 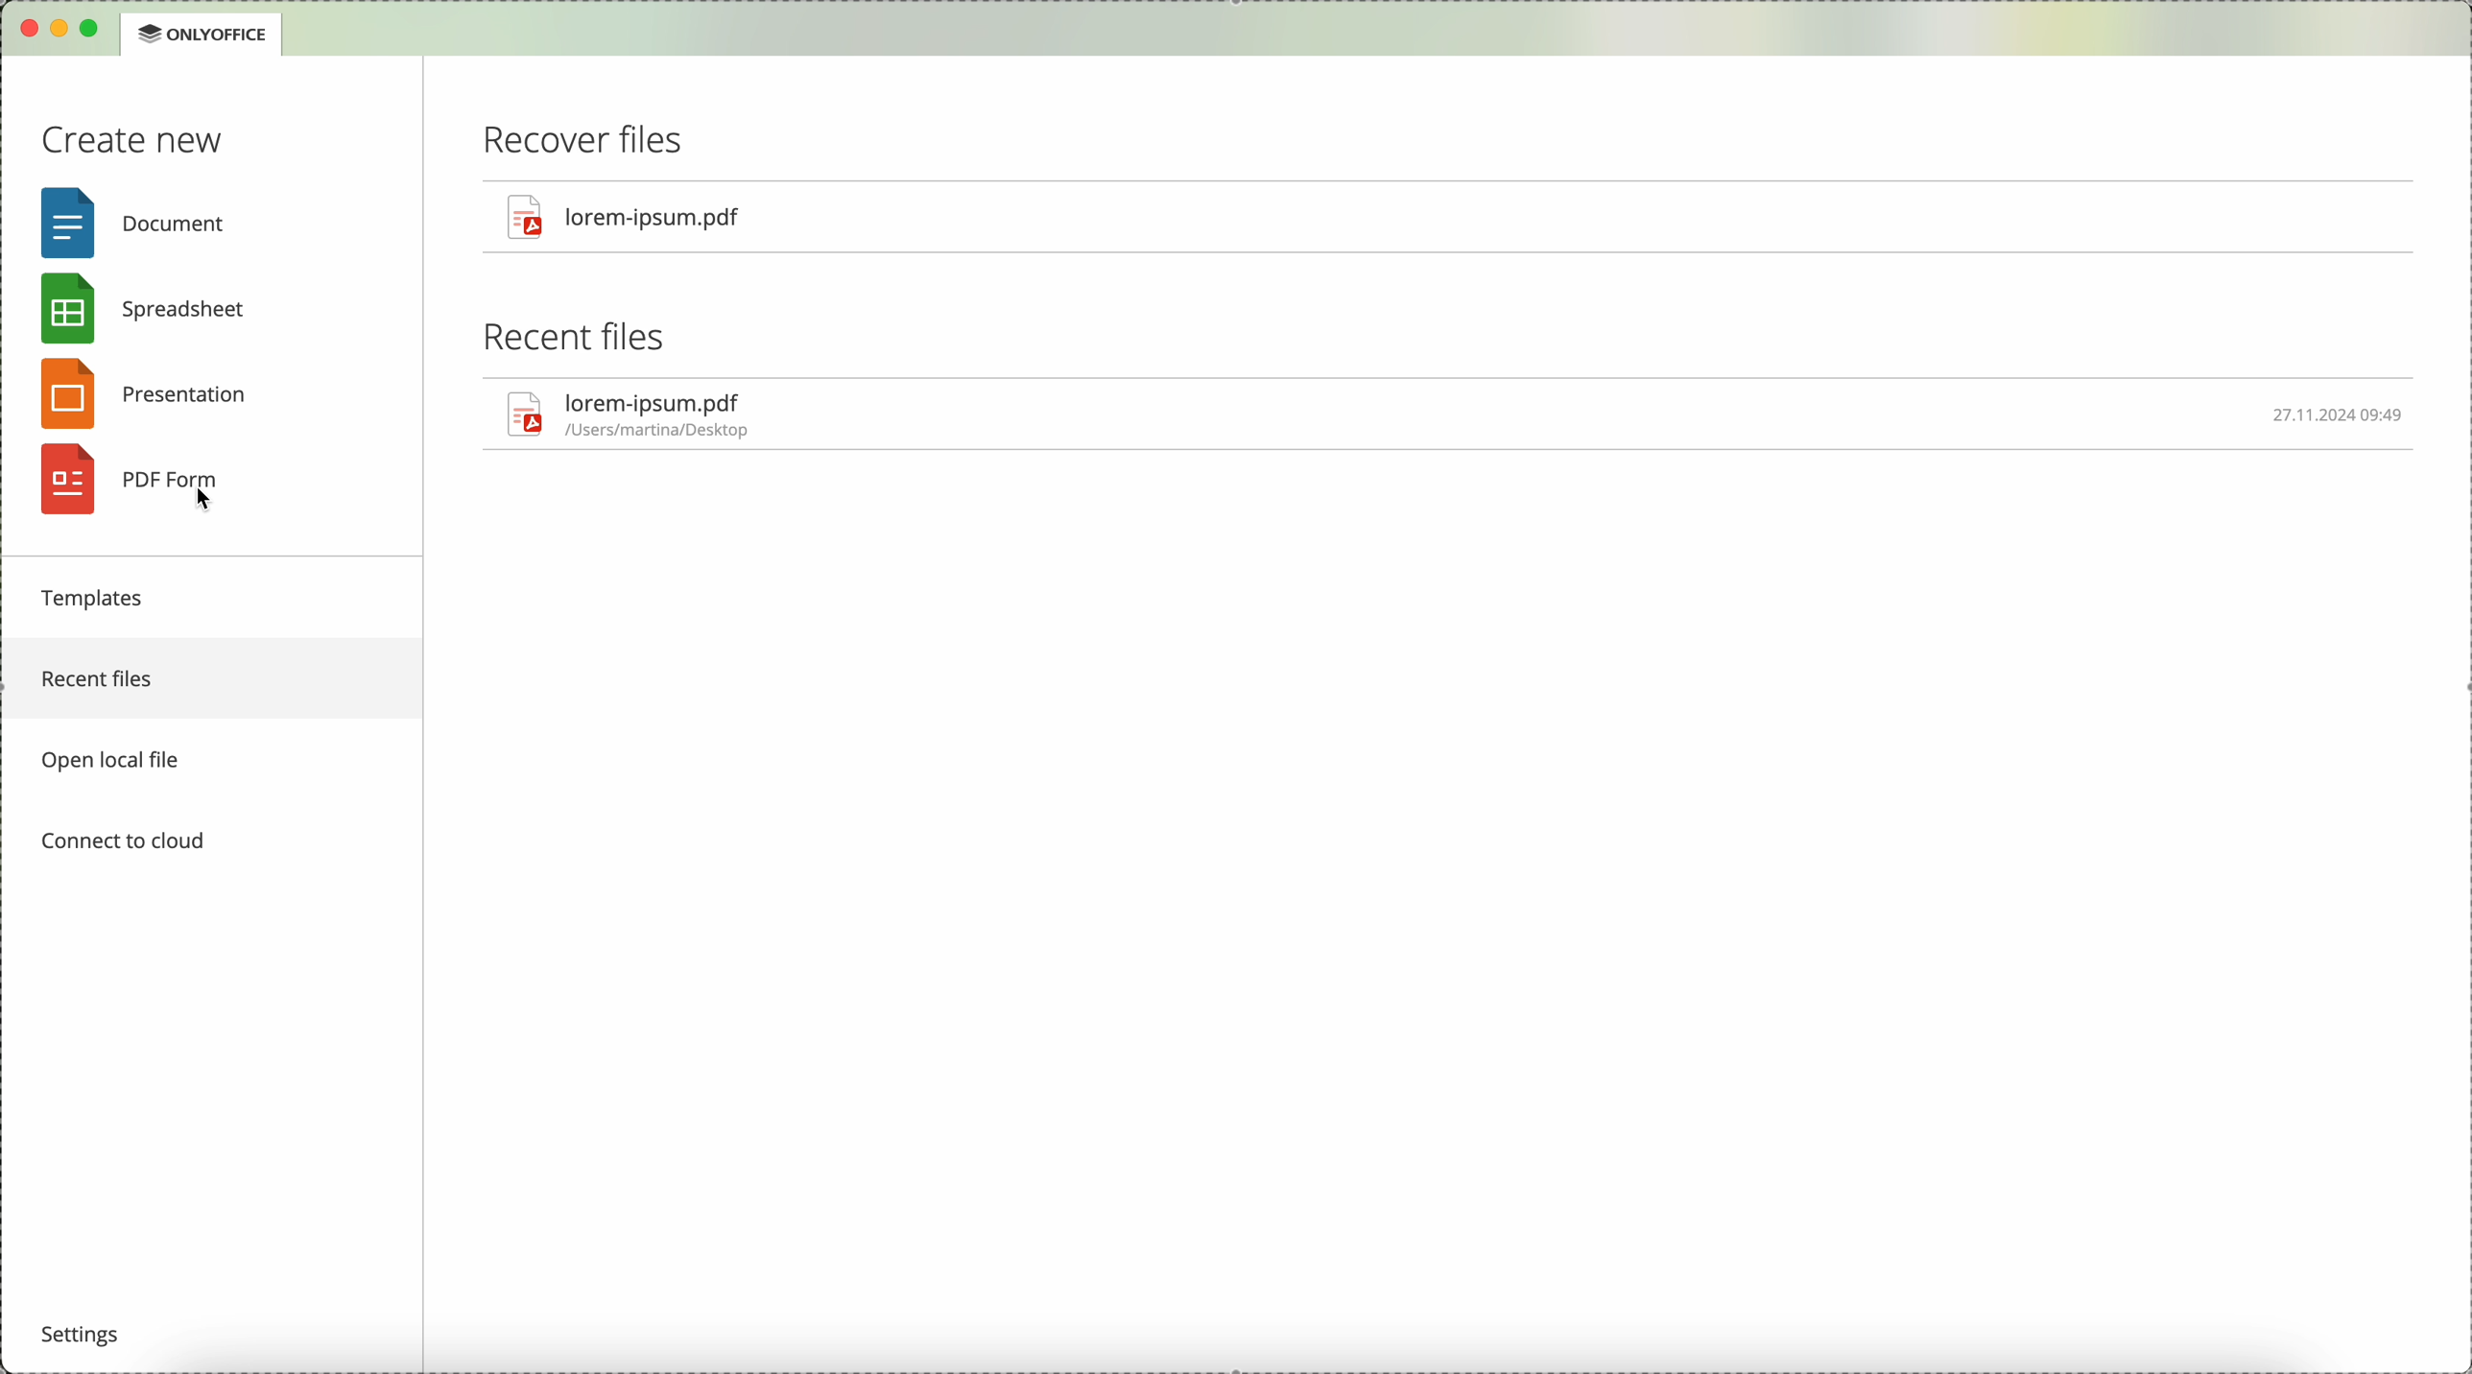 What do you see at coordinates (96, 599) in the screenshot?
I see `templates` at bounding box center [96, 599].